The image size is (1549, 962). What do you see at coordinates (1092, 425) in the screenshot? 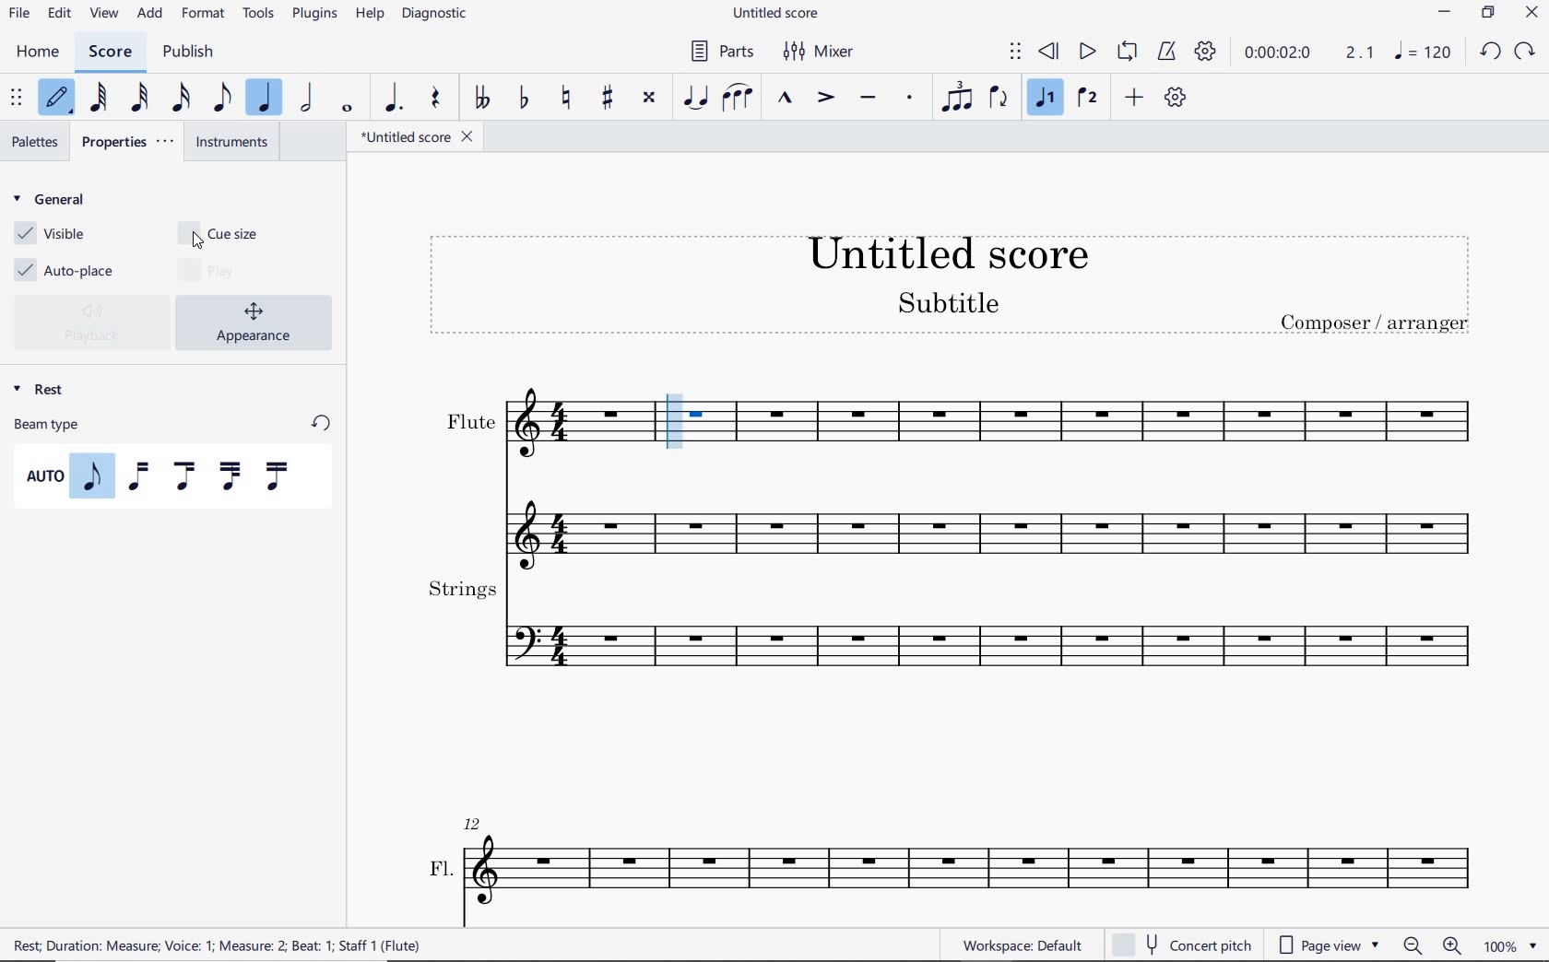
I see `flute` at bounding box center [1092, 425].